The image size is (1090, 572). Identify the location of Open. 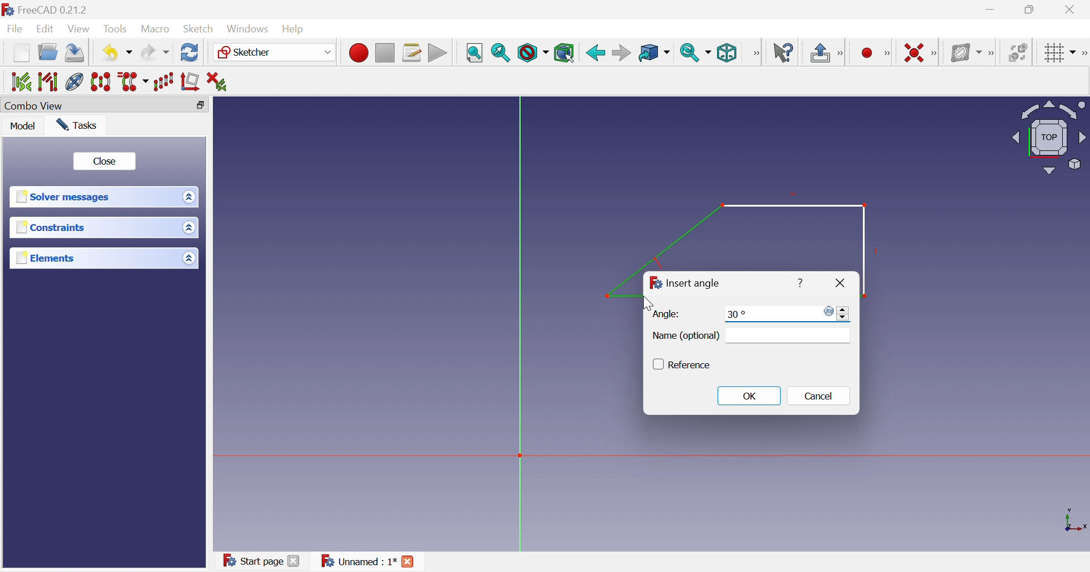
(49, 54).